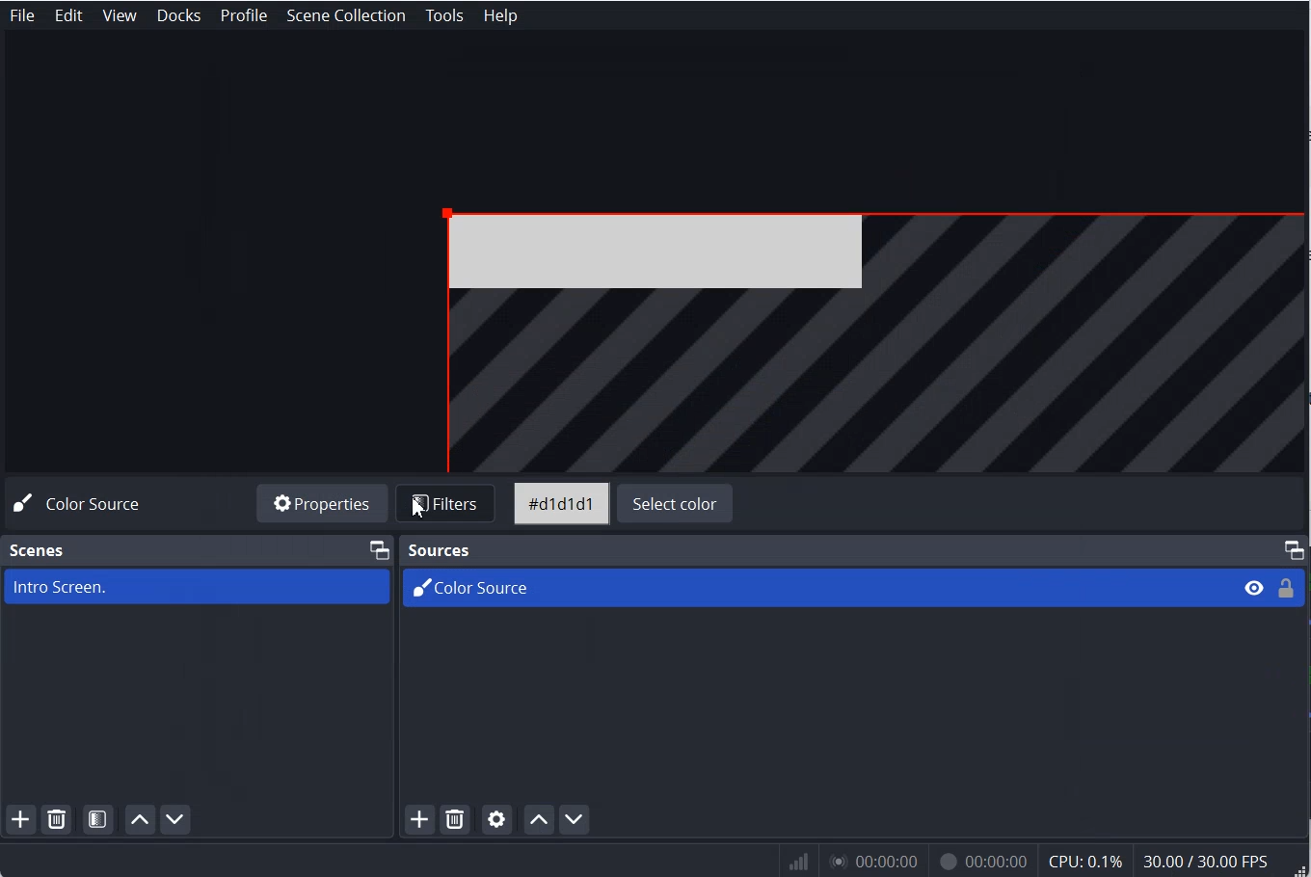 The image size is (1311, 877). I want to click on Move Scene Up, so click(138, 821).